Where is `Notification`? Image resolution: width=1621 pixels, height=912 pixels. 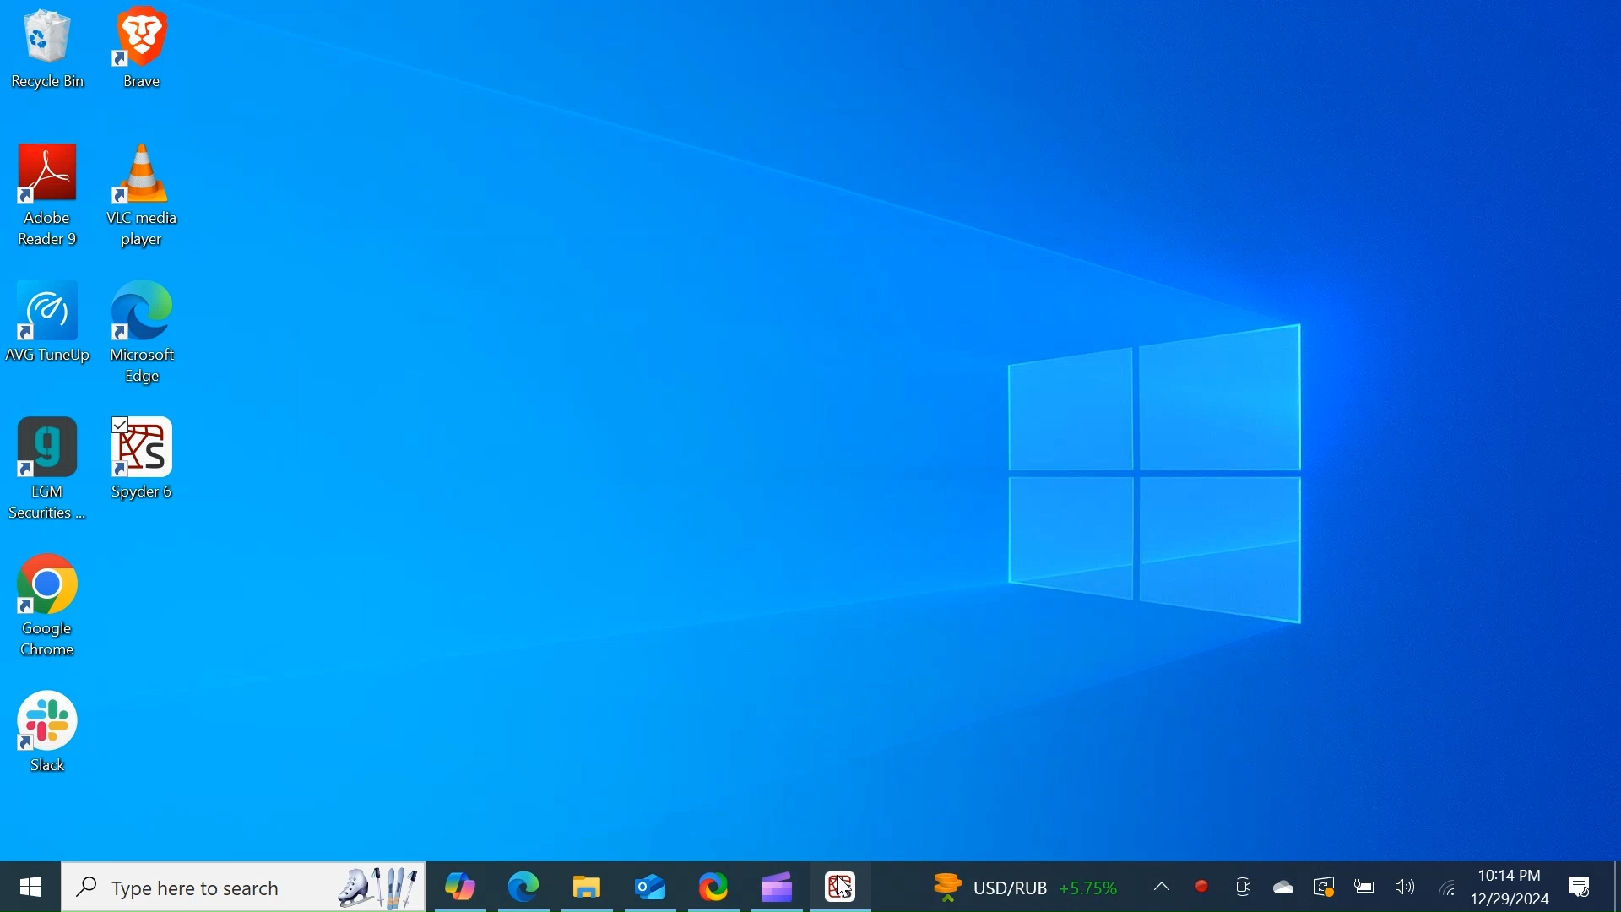
Notification is located at coordinates (1581, 887).